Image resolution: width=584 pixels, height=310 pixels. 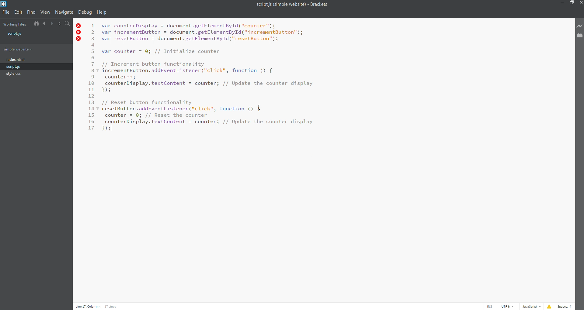 I want to click on file encoding, so click(x=508, y=307).